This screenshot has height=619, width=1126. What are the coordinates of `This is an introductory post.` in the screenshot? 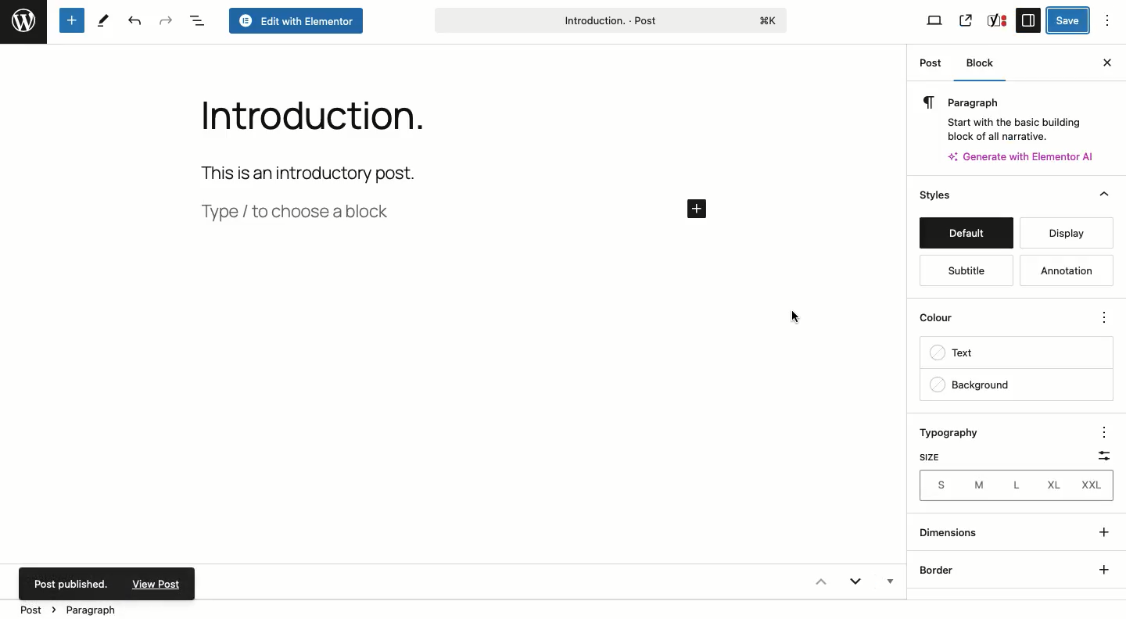 It's located at (318, 176).